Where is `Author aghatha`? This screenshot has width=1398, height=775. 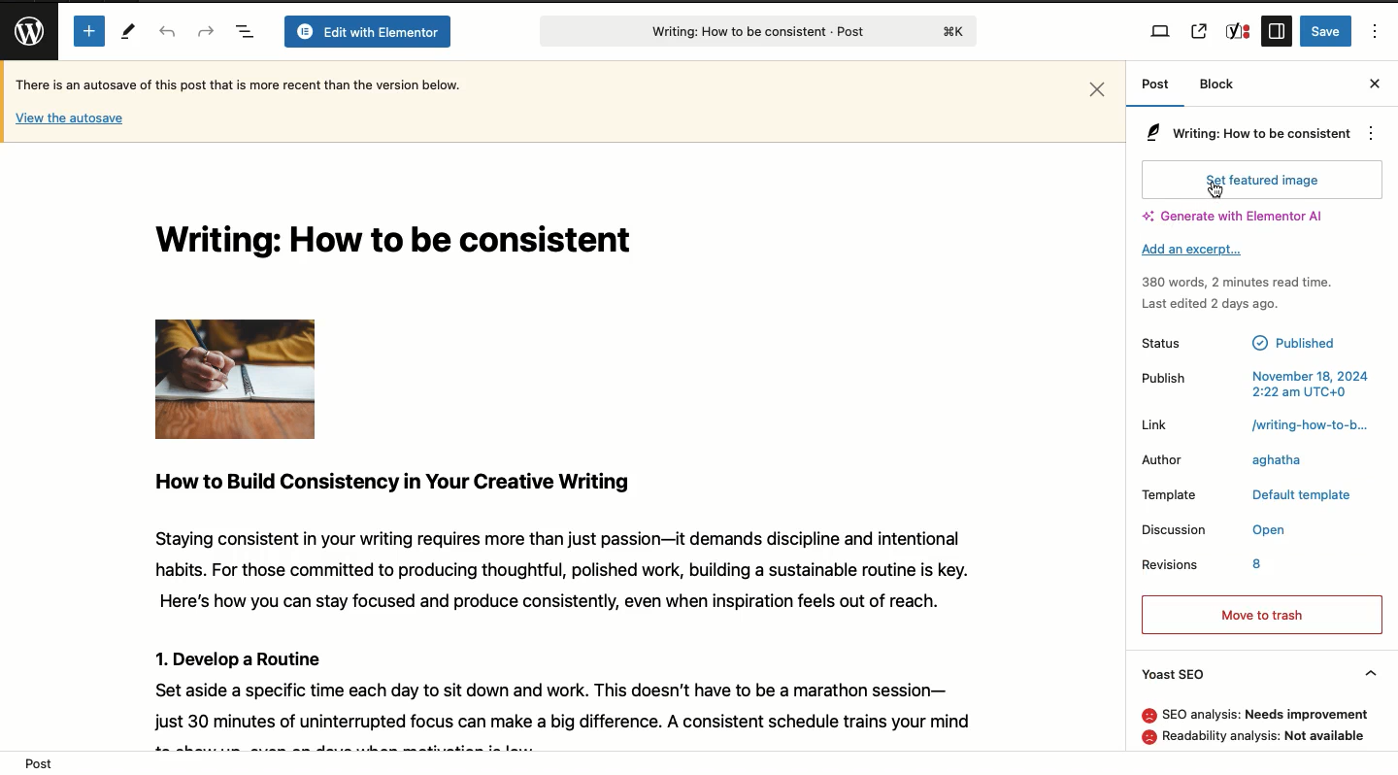
Author aghatha is located at coordinates (1223, 460).